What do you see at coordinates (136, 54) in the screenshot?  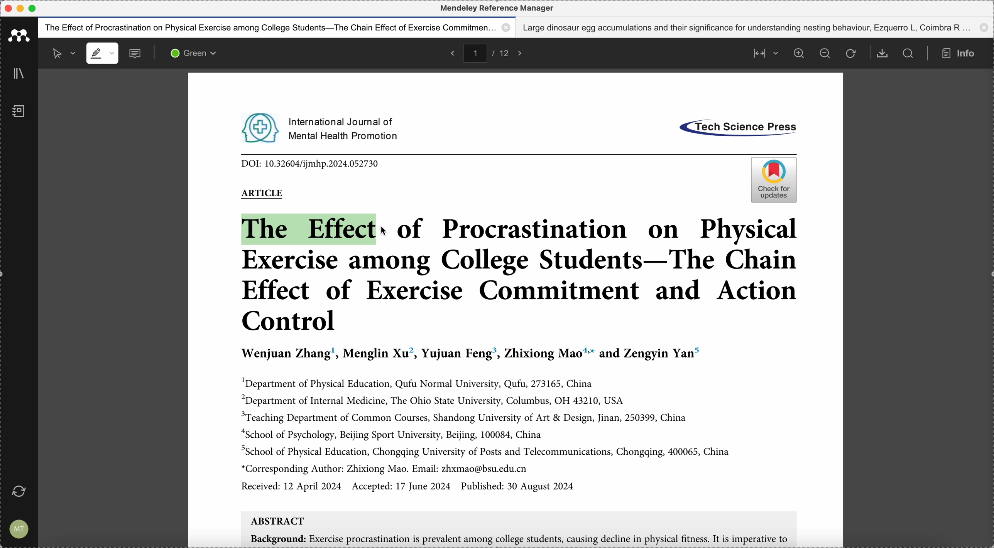 I see `comments` at bounding box center [136, 54].